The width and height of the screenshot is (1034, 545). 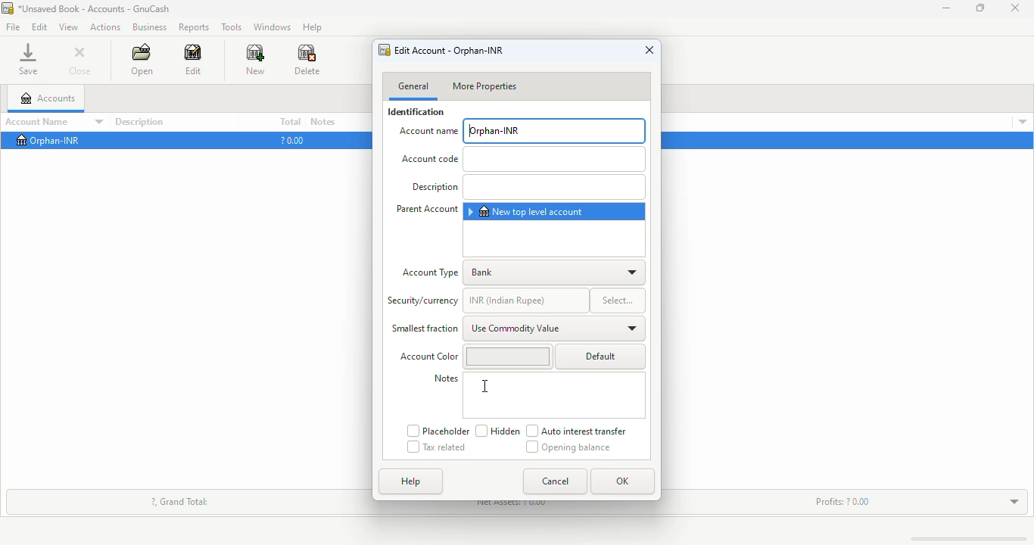 What do you see at coordinates (423, 301) in the screenshot?
I see `security/currency` at bounding box center [423, 301].